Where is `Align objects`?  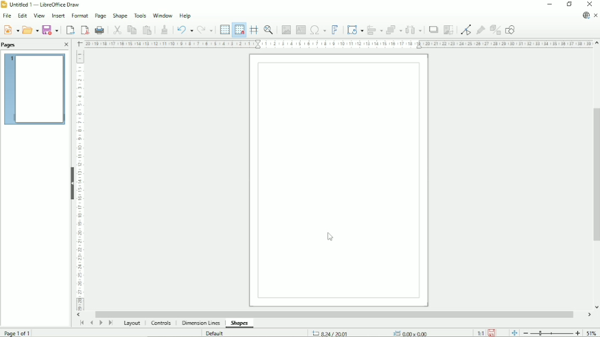
Align objects is located at coordinates (375, 29).